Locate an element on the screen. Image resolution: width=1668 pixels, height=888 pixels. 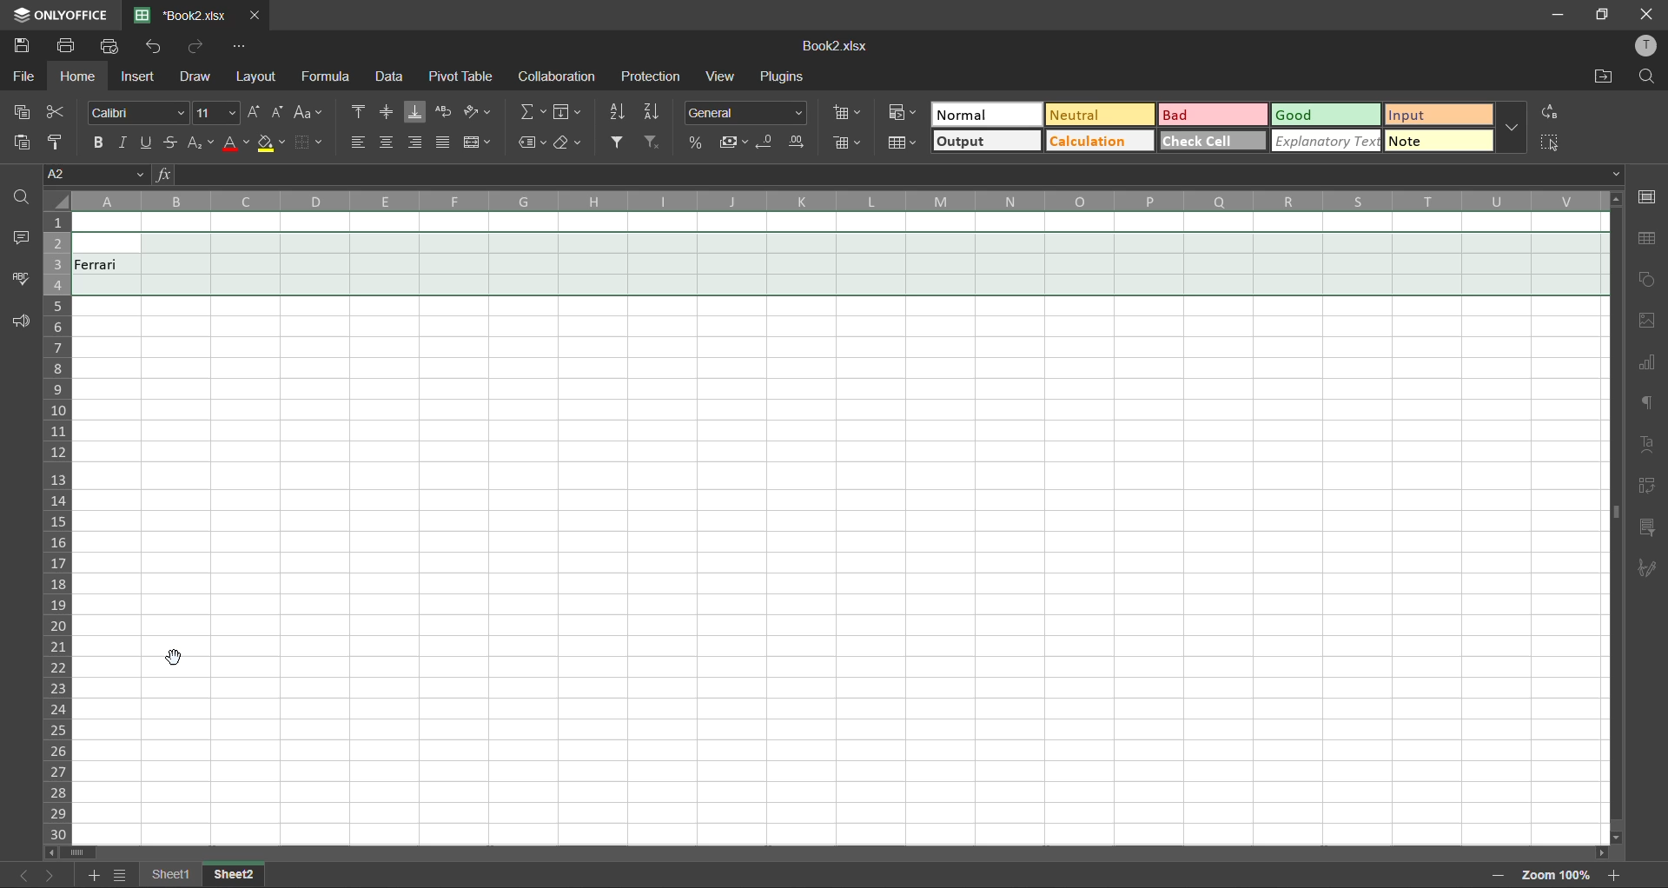
sort descending is located at coordinates (655, 113).